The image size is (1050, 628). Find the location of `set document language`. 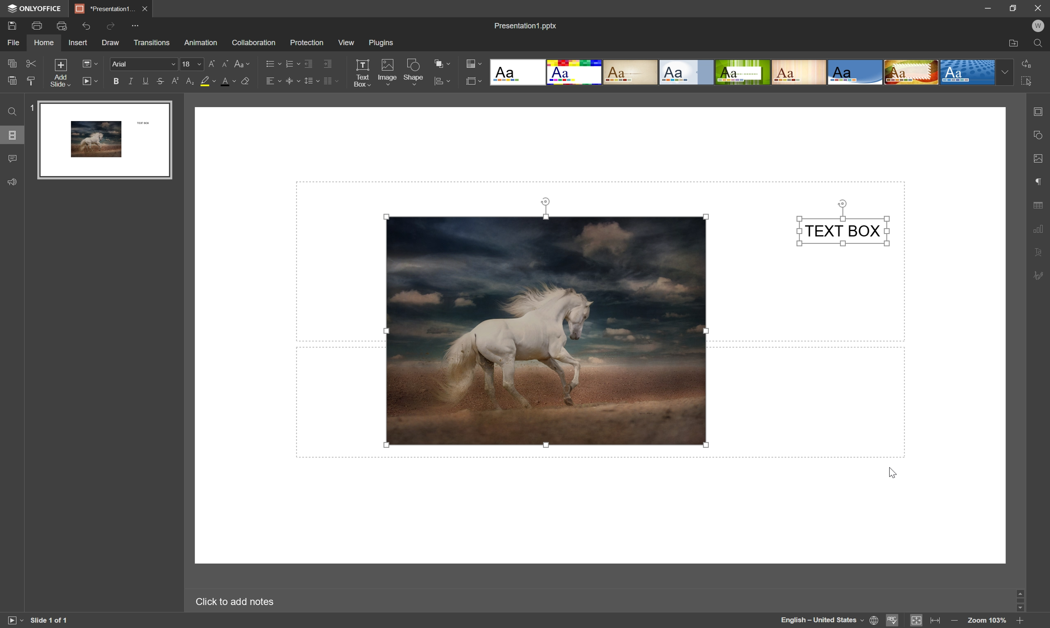

set document language is located at coordinates (830, 620).